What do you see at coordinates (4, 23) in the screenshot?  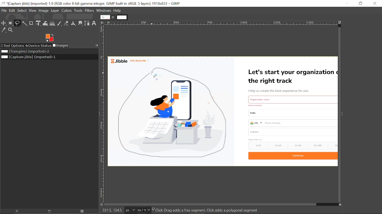 I see `Move tool` at bounding box center [4, 23].